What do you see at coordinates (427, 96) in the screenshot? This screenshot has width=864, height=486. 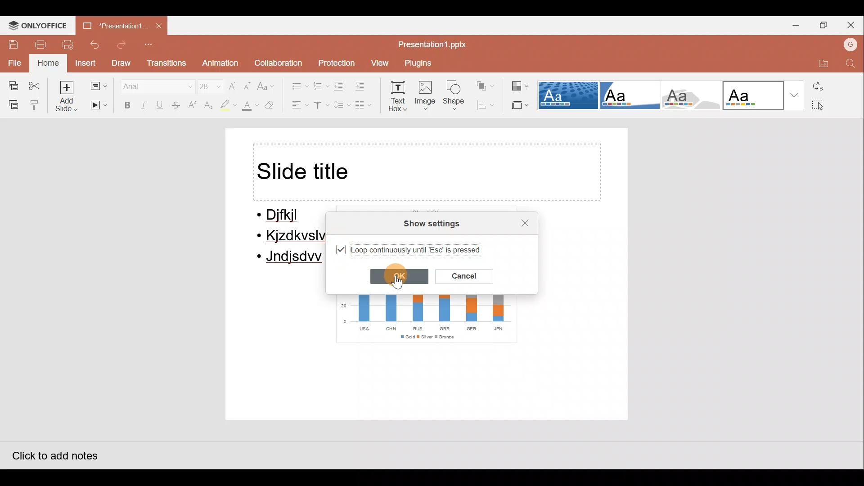 I see `Image` at bounding box center [427, 96].